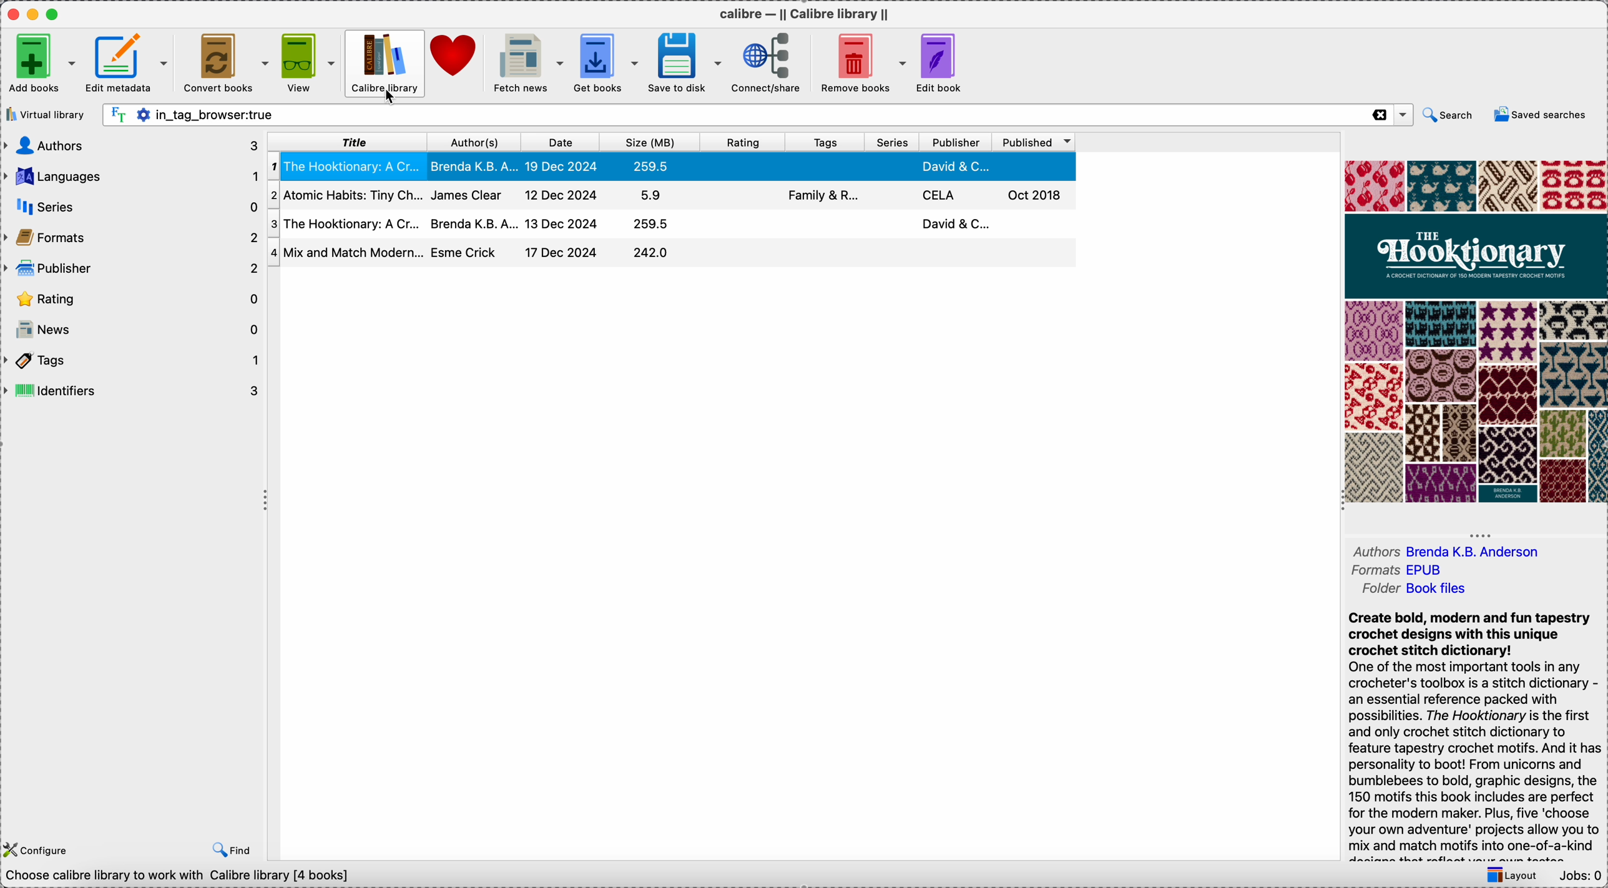 This screenshot has width=1608, height=888. I want to click on first book, so click(672, 168).